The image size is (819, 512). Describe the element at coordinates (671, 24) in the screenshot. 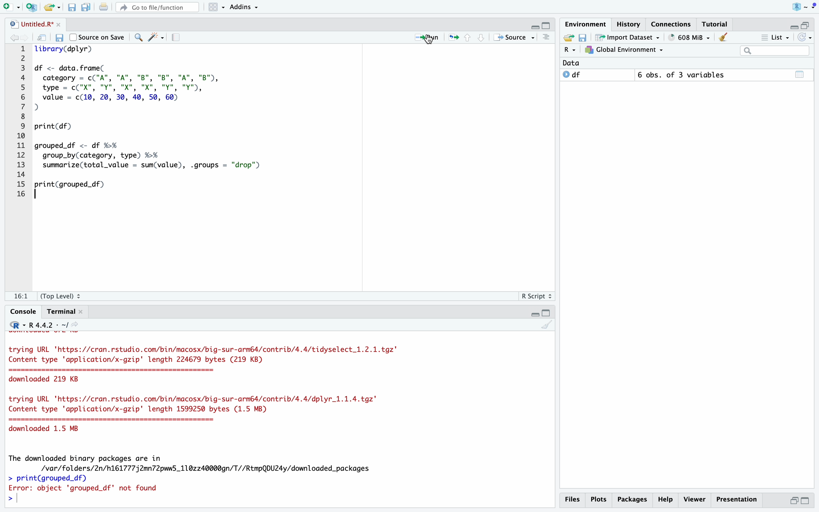

I see `Connections` at that location.